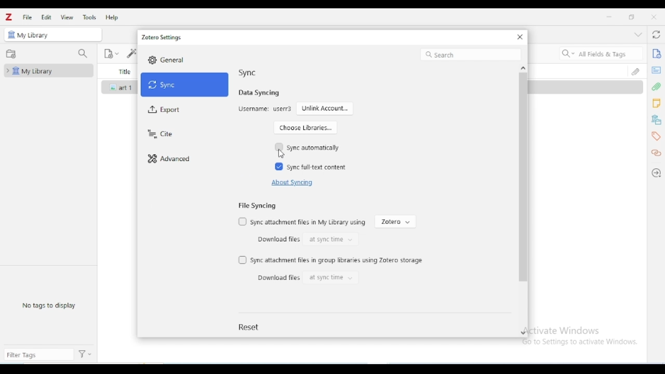 This screenshot has height=374, width=665. Describe the element at coordinates (523, 194) in the screenshot. I see `vertical scroll bar` at that location.